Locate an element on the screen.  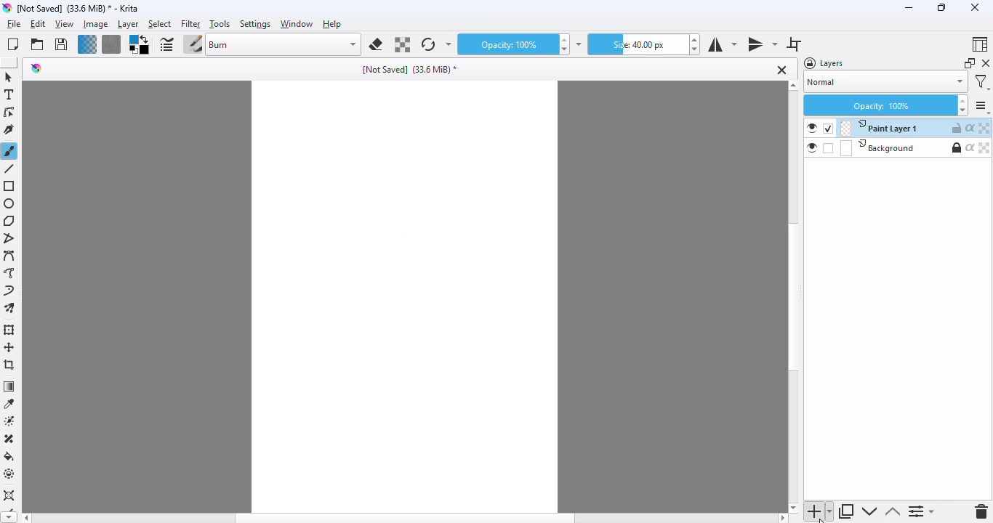
move a layer is located at coordinates (9, 347).